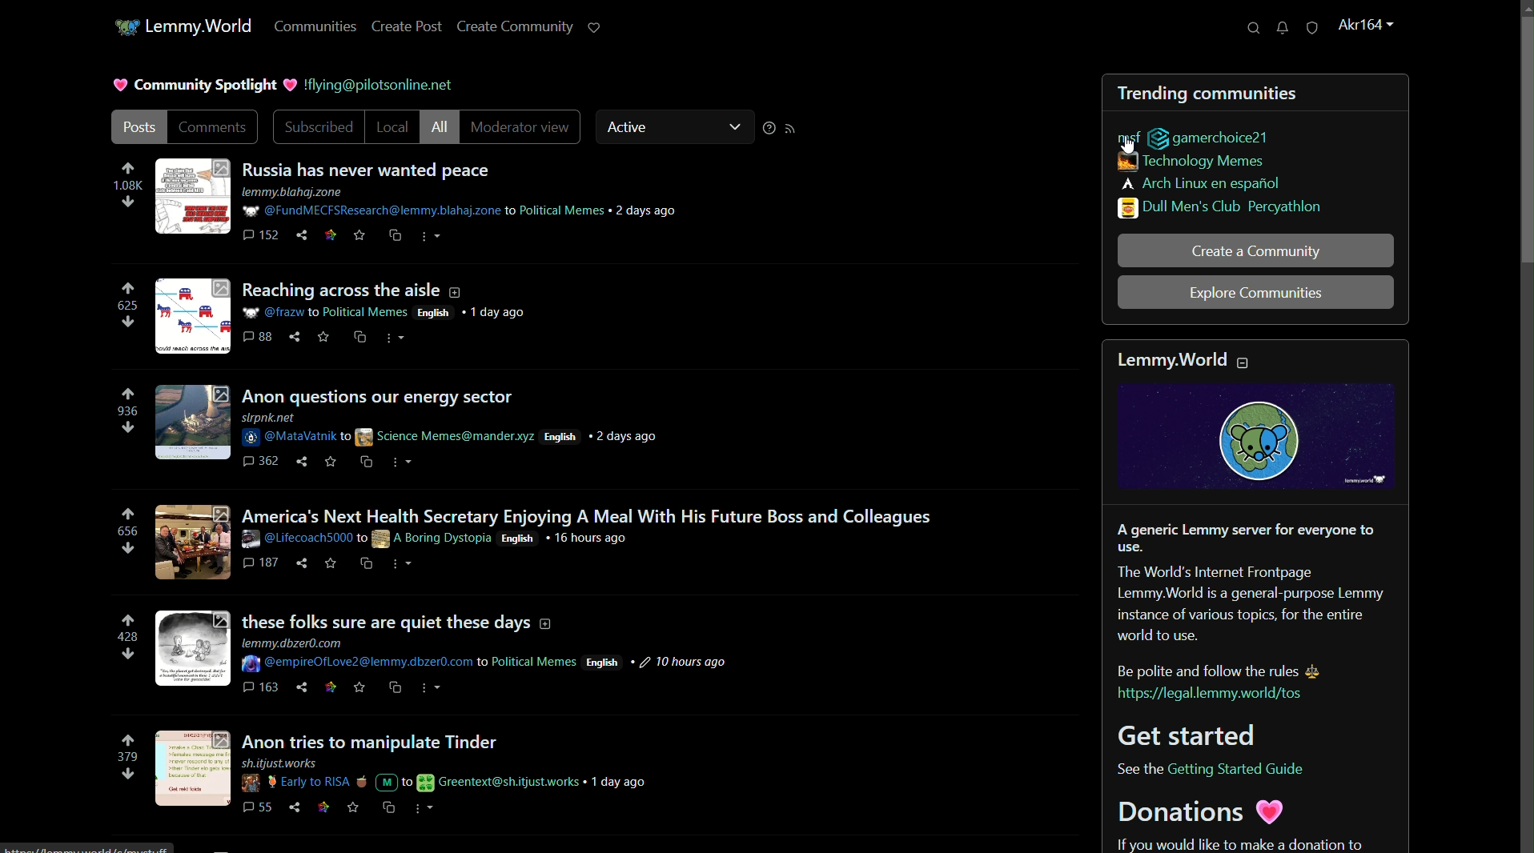 Image resolution: width=1534 pixels, height=853 pixels. Describe the element at coordinates (792, 130) in the screenshot. I see `rss` at that location.